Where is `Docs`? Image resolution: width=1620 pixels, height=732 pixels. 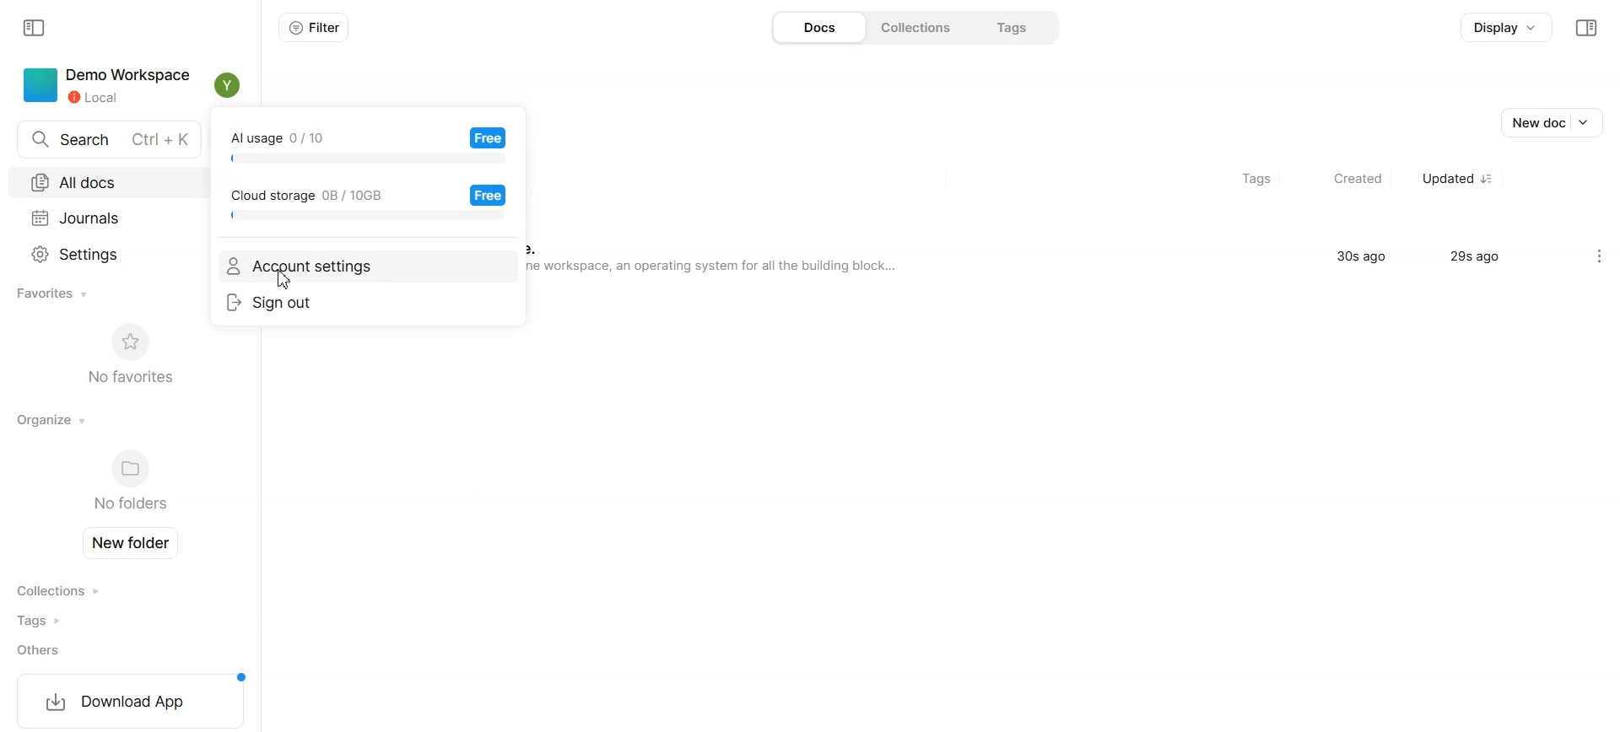
Docs is located at coordinates (817, 27).